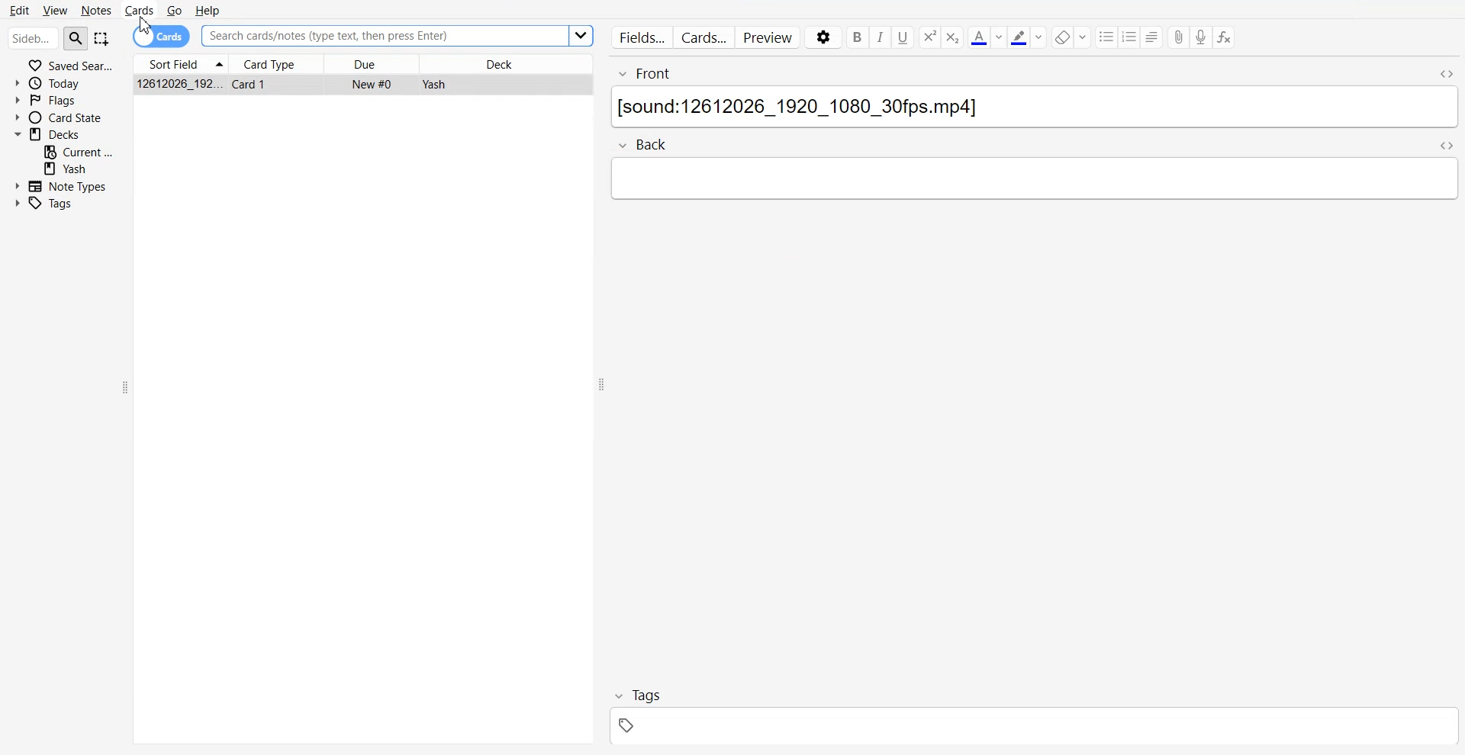 The image size is (1465, 755). What do you see at coordinates (1071, 37) in the screenshot?
I see `Erase Text` at bounding box center [1071, 37].